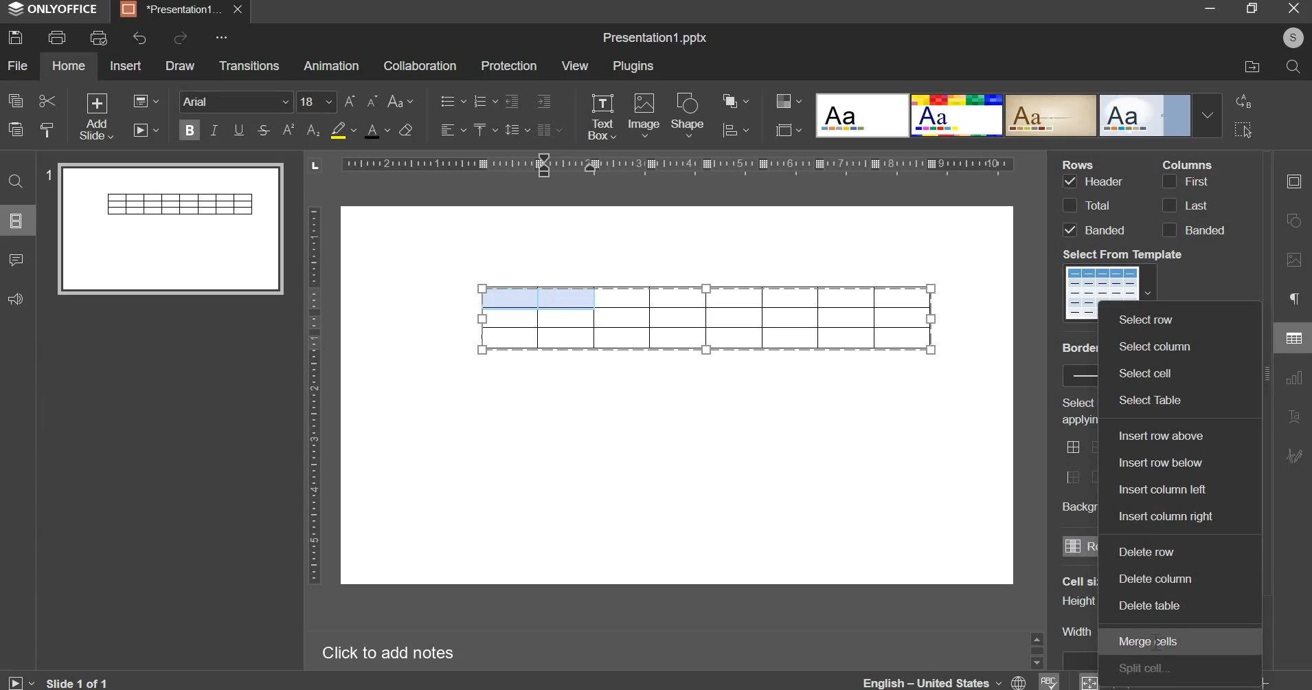 The height and width of the screenshot is (690, 1312). I want to click on print preview, so click(98, 39).